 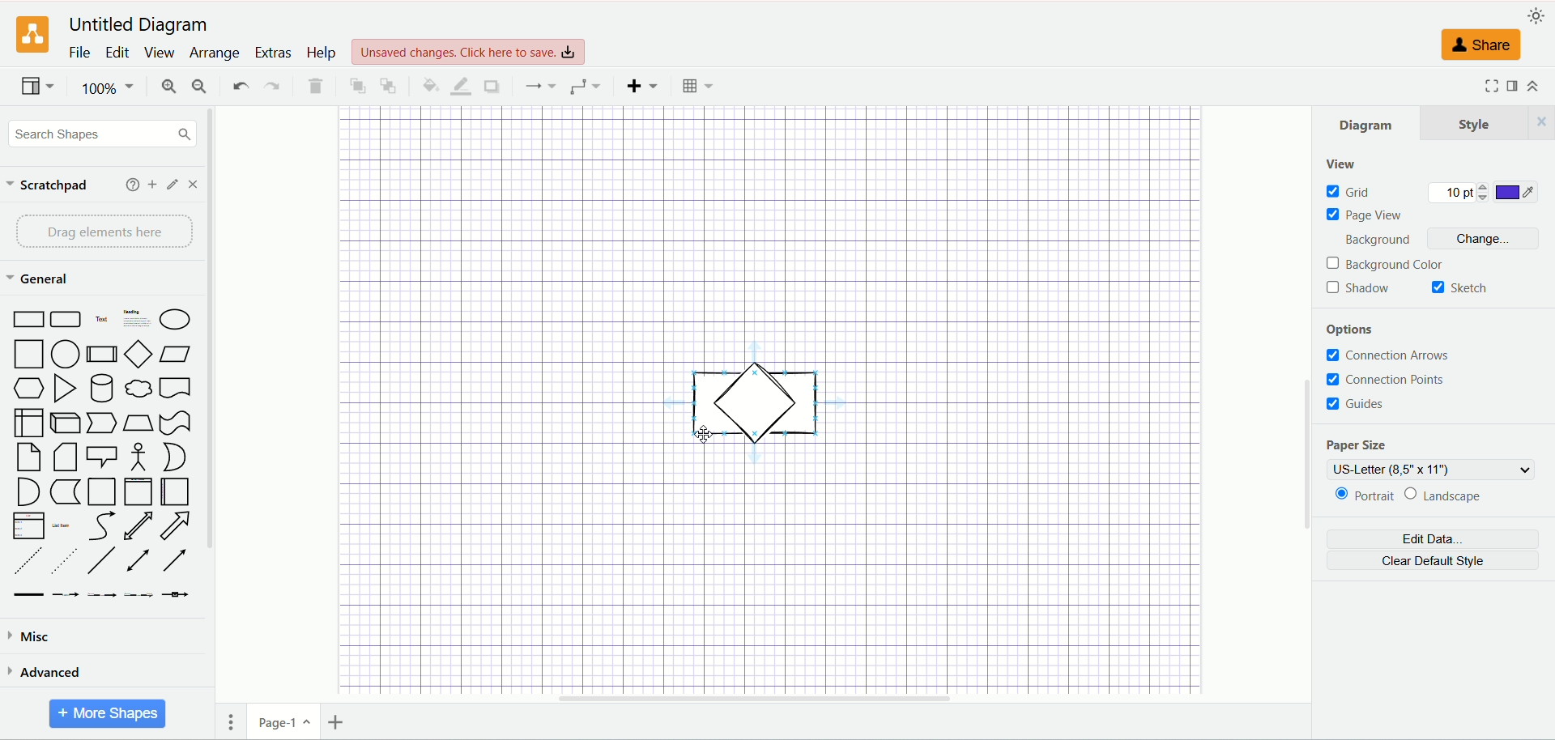 What do you see at coordinates (178, 525) in the screenshot?
I see `arrow` at bounding box center [178, 525].